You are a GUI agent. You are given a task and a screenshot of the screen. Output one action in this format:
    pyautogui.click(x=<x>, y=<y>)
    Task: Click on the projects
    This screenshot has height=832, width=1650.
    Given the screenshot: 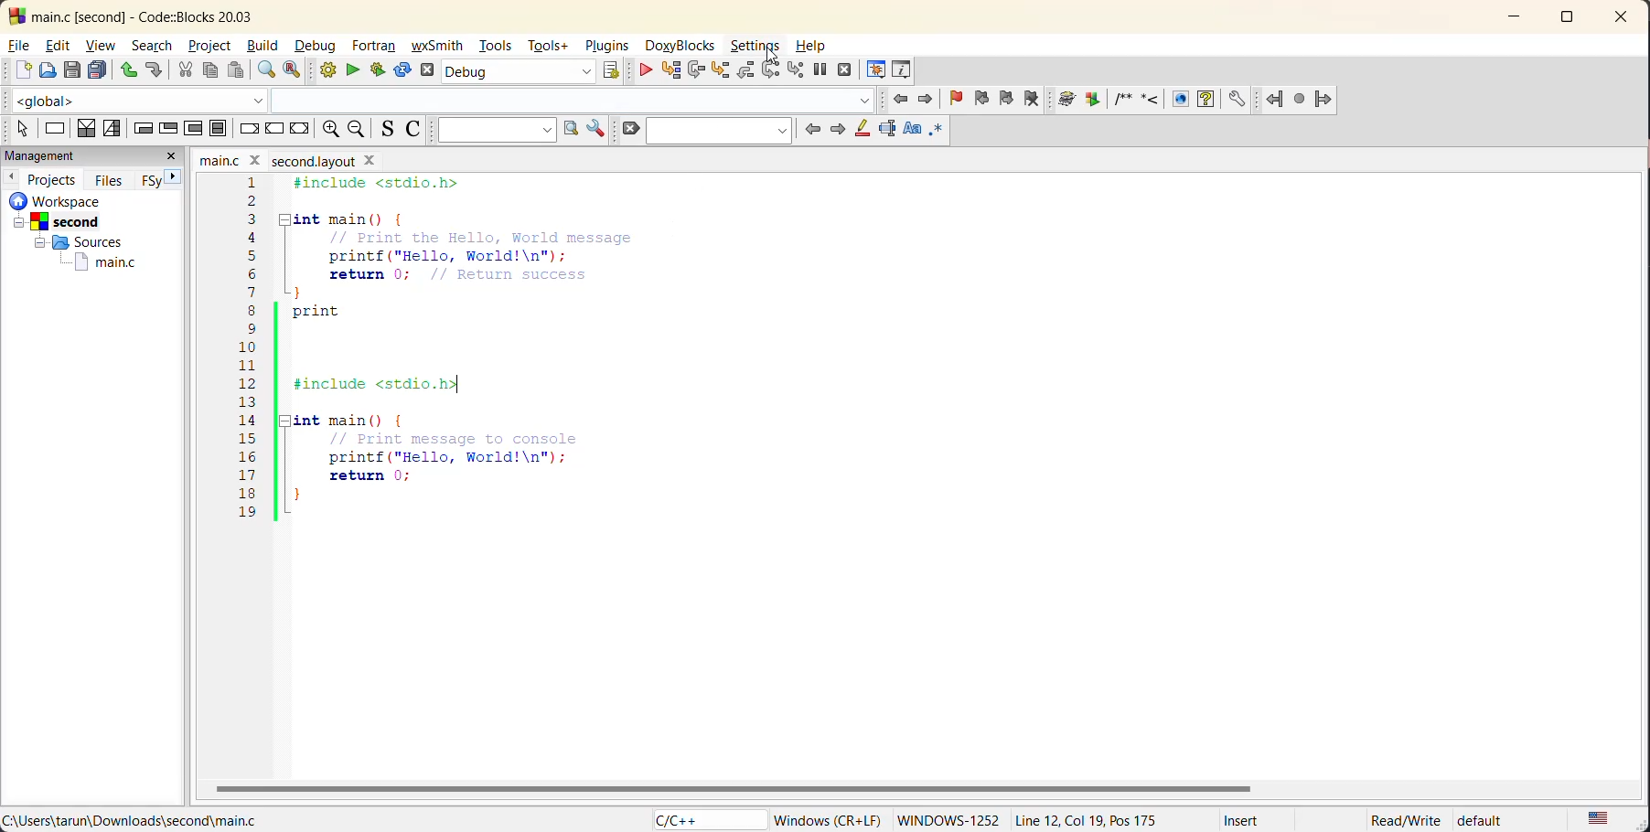 What is the action you would take?
    pyautogui.click(x=53, y=179)
    